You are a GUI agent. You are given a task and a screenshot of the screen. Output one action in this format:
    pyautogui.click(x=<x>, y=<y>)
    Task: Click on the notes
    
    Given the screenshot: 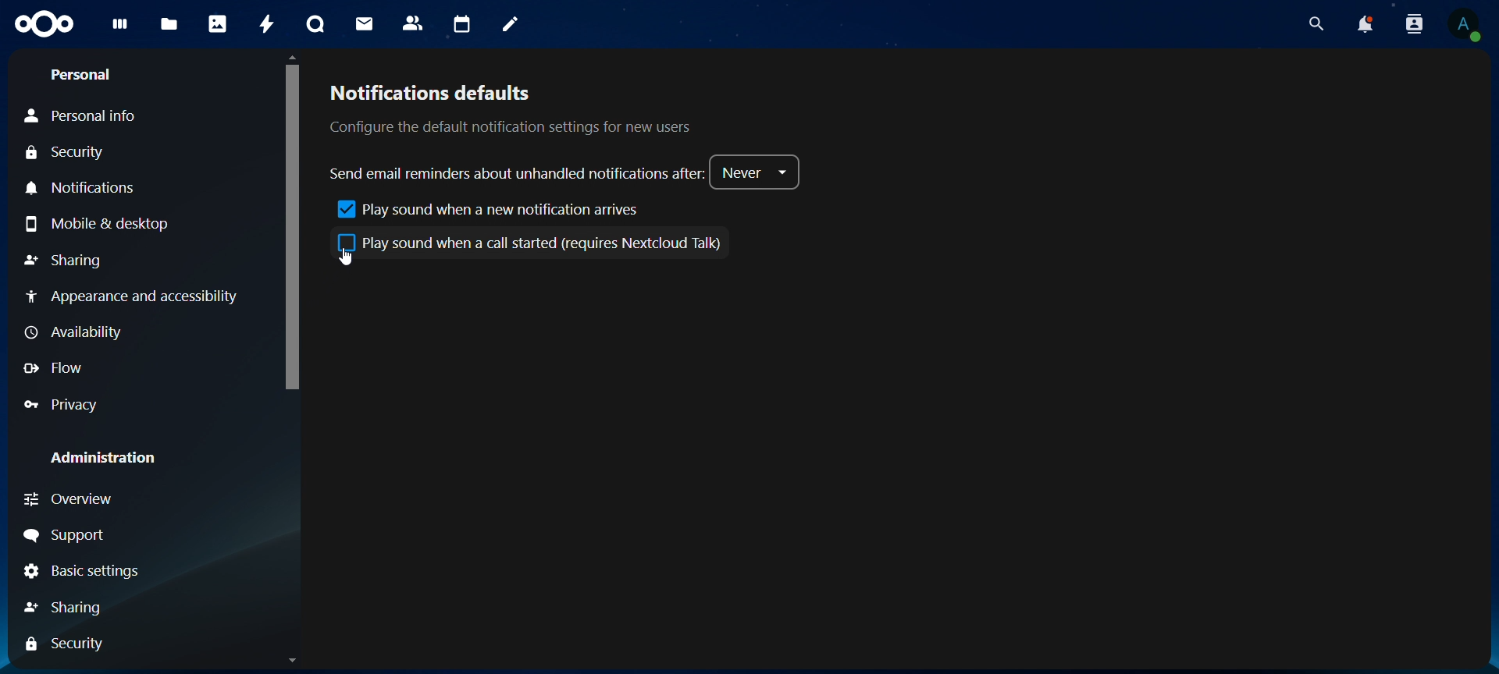 What is the action you would take?
    pyautogui.click(x=510, y=25)
    